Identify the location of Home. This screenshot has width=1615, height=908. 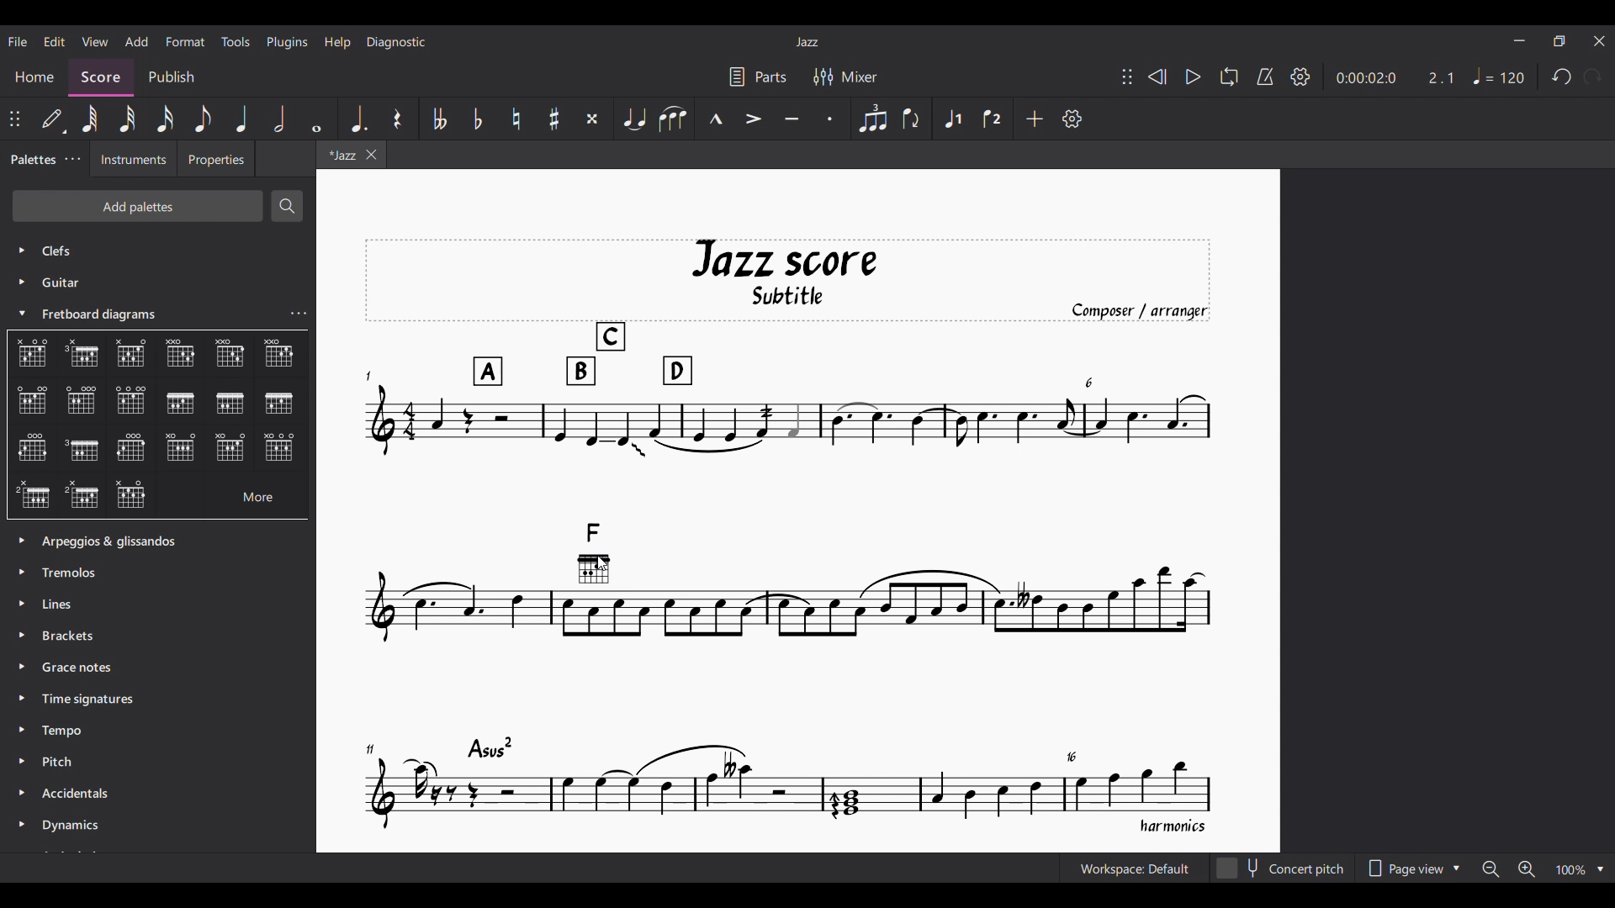
(34, 75).